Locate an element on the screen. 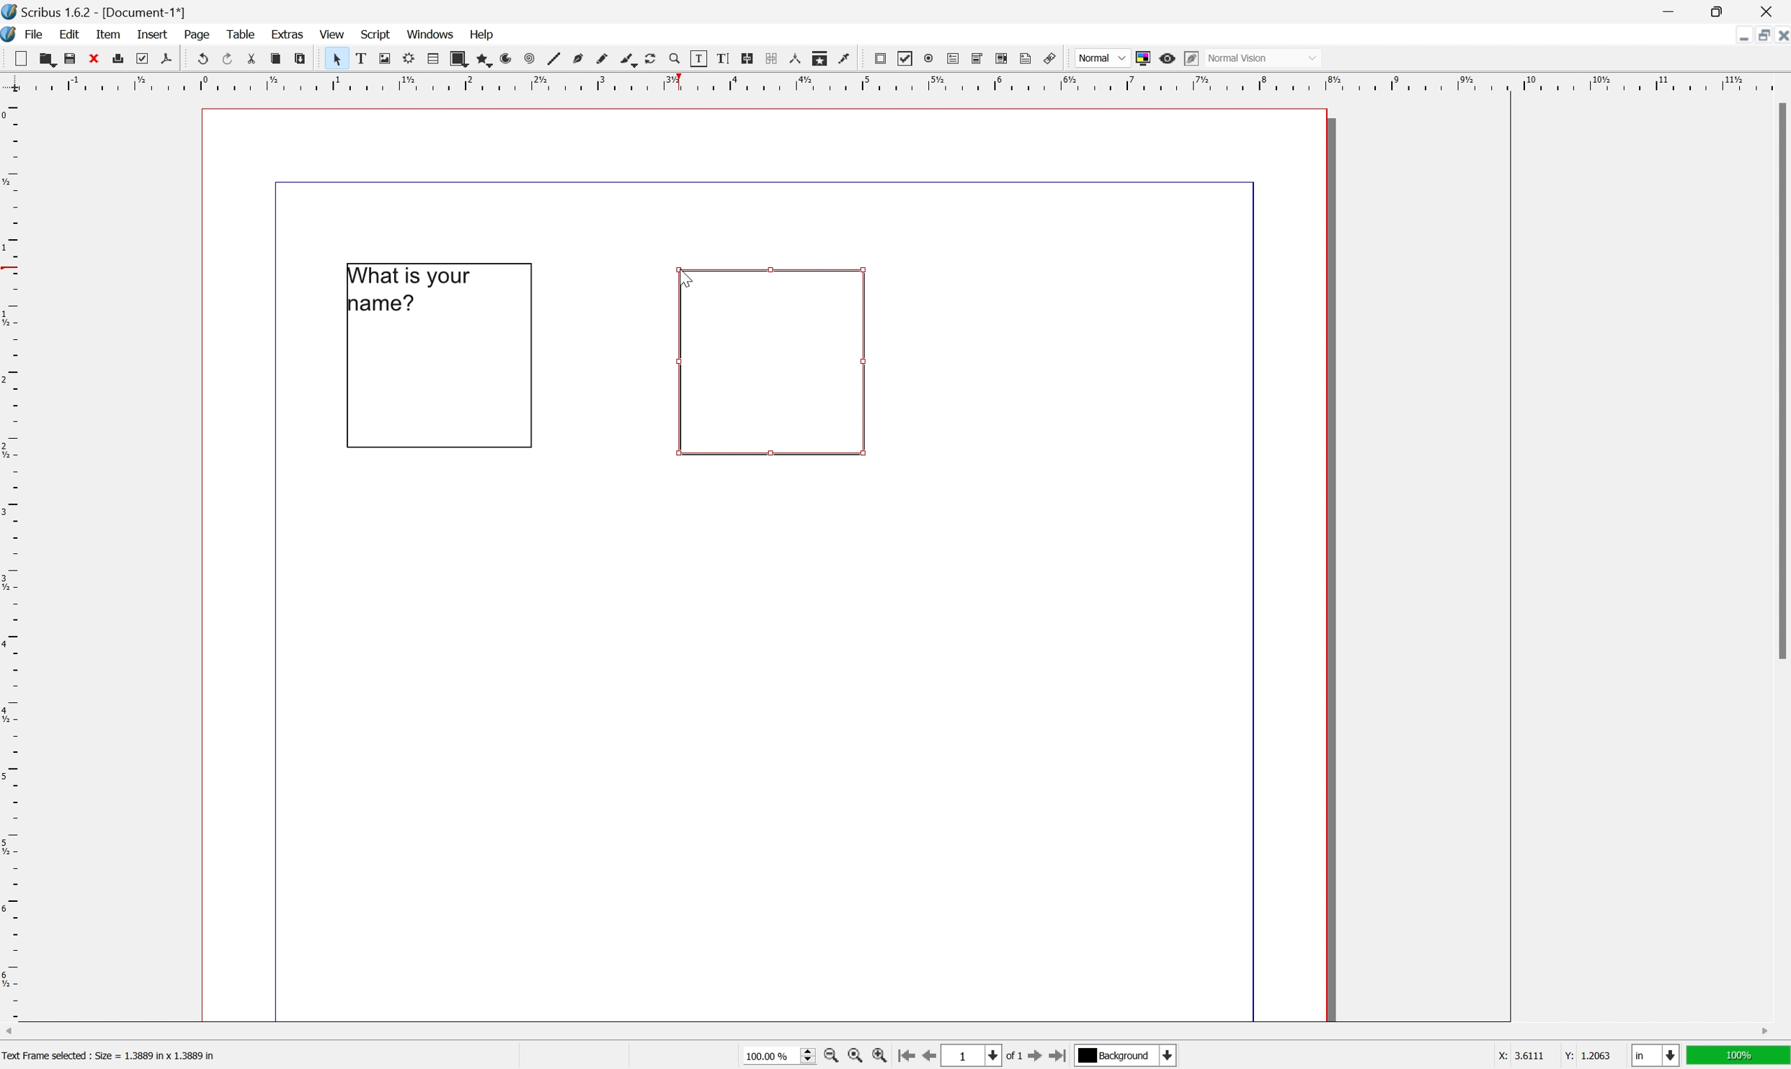  item is located at coordinates (110, 34).